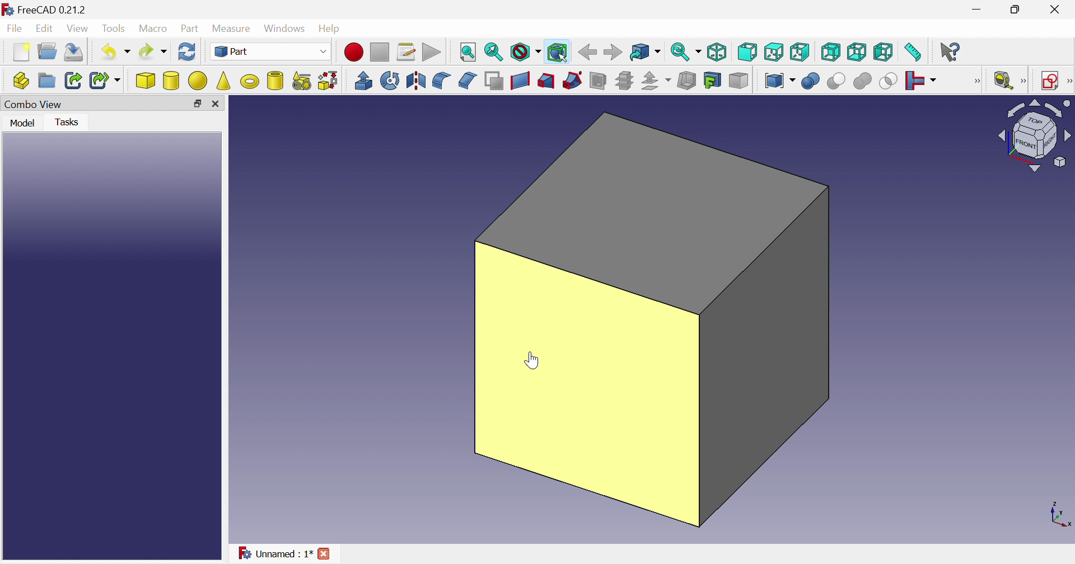  I want to click on Refresh, so click(187, 54).